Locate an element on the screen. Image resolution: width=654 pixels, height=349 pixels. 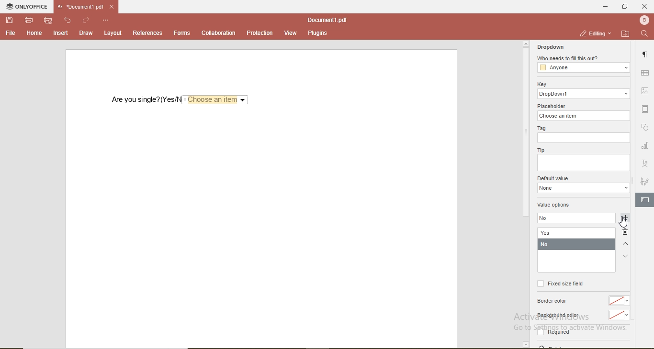
references is located at coordinates (148, 33).